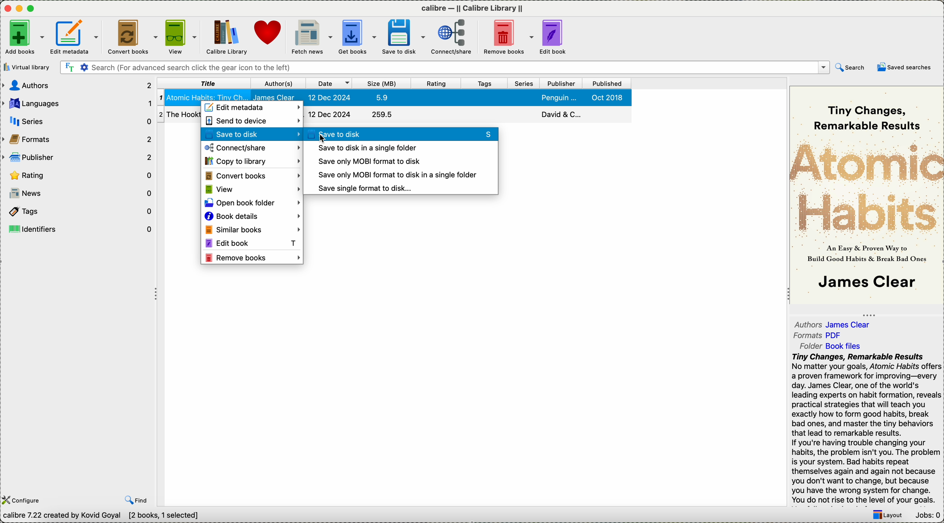 Image resolution: width=944 pixels, height=523 pixels. What do you see at coordinates (252, 161) in the screenshot?
I see `copy to library` at bounding box center [252, 161].